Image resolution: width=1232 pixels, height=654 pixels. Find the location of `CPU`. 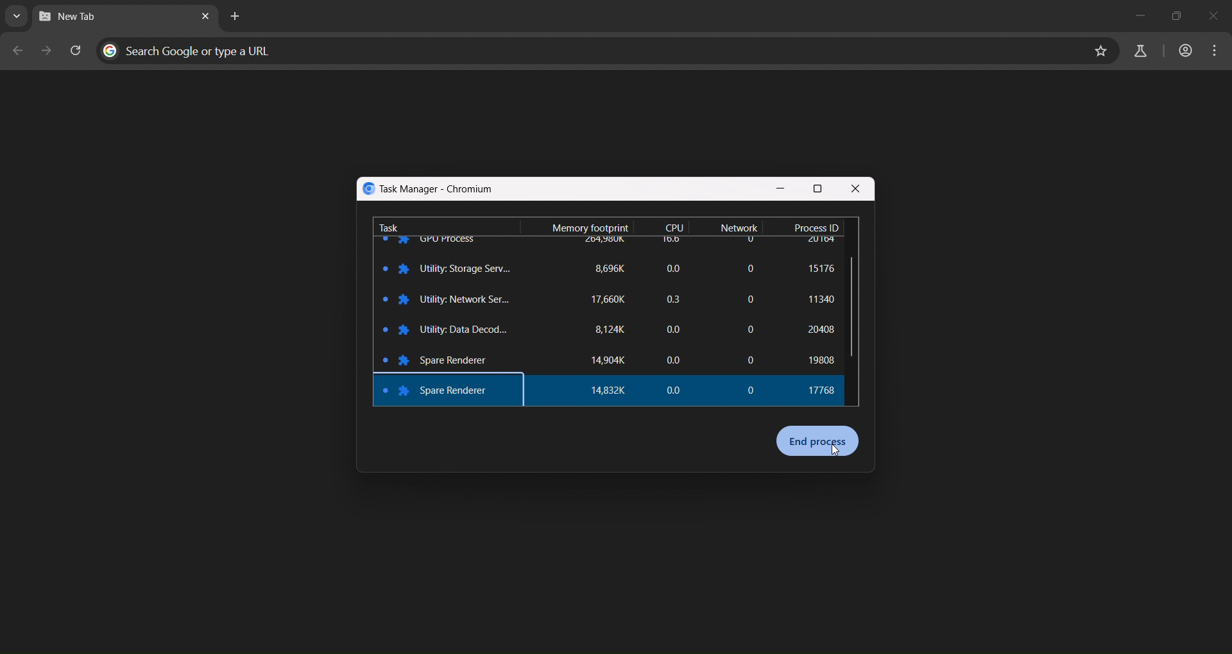

CPU is located at coordinates (676, 226).